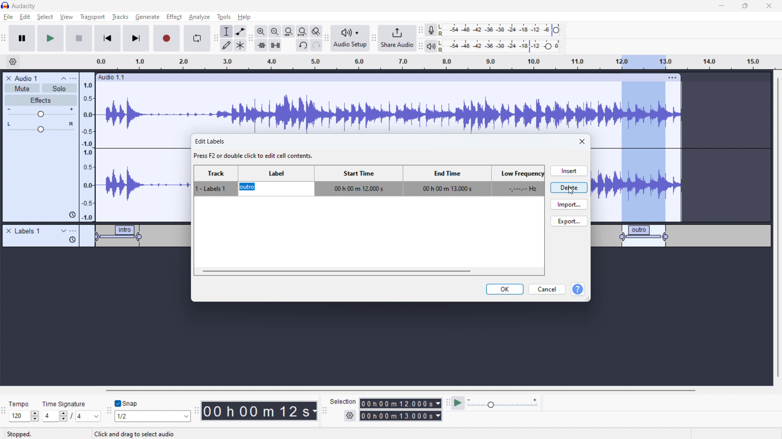 The height and width of the screenshot is (439, 782). Describe the element at coordinates (250, 39) in the screenshot. I see `edit toolbar` at that location.